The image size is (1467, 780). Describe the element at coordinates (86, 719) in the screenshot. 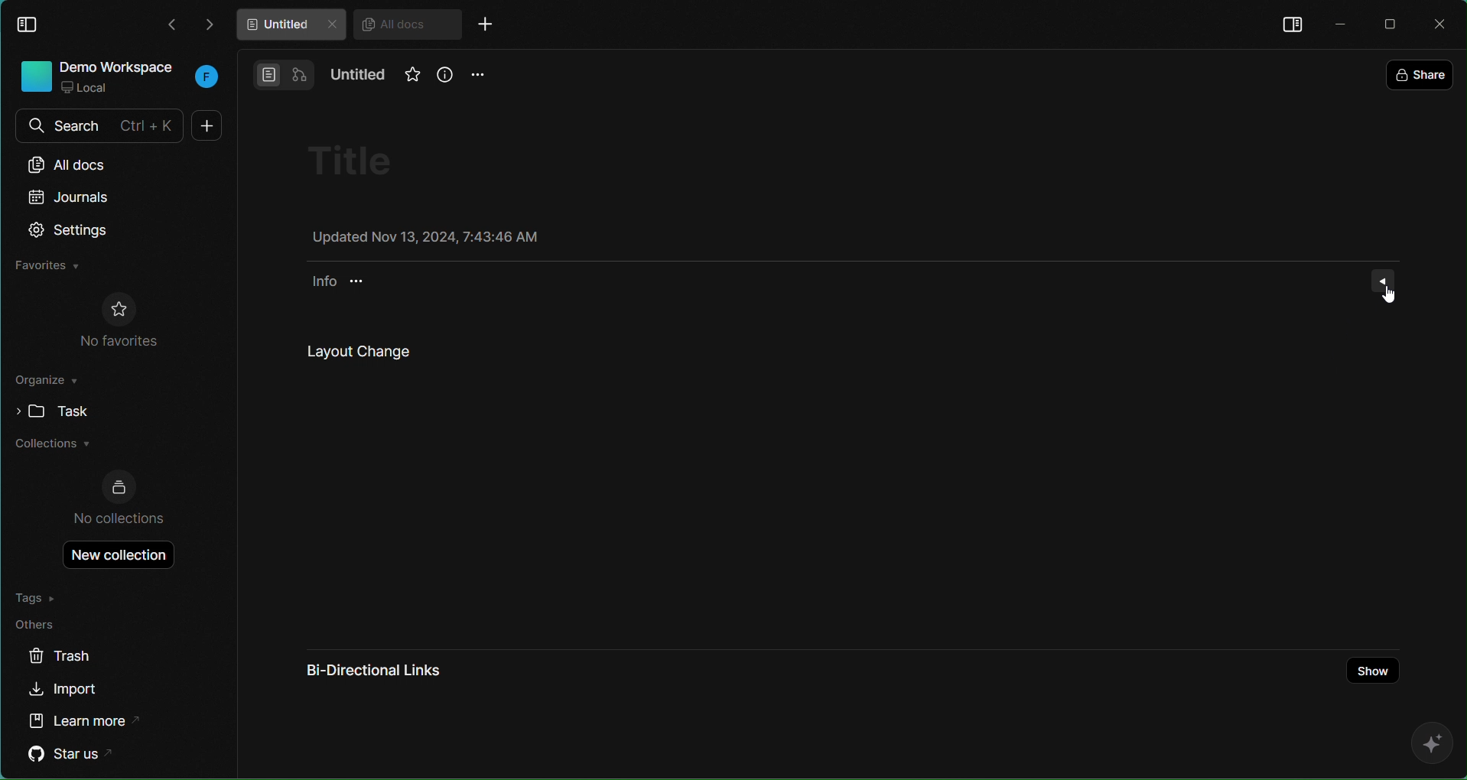

I see `learn more ` at that location.